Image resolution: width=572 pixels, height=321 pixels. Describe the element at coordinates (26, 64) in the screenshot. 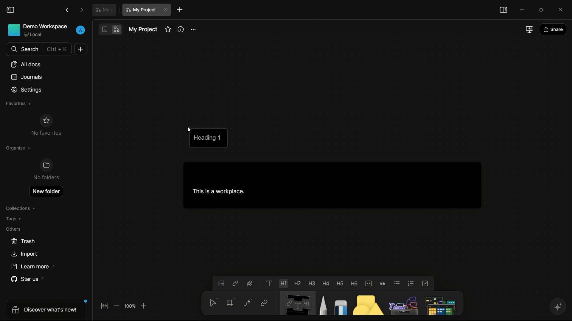

I see `all documents` at that location.